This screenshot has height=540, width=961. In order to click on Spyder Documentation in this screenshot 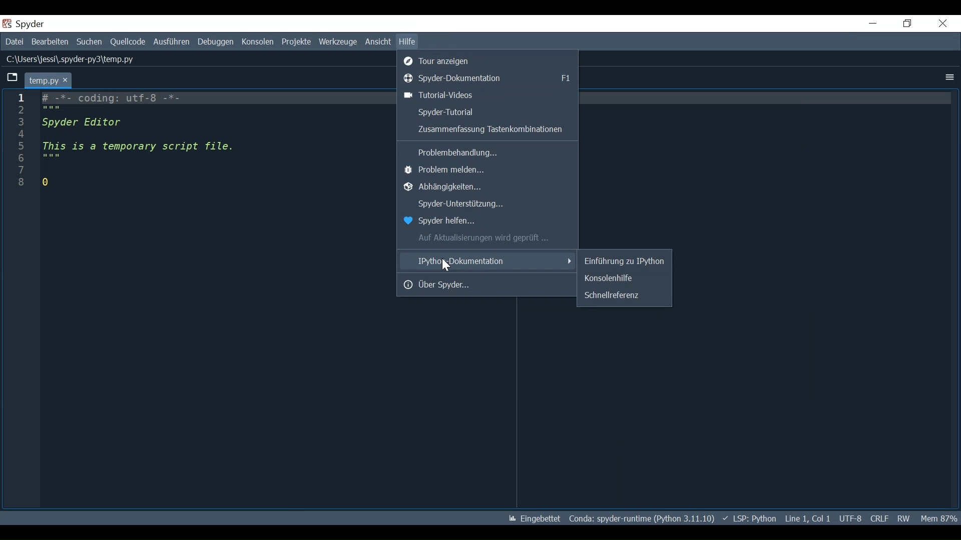, I will do `click(489, 77)`.